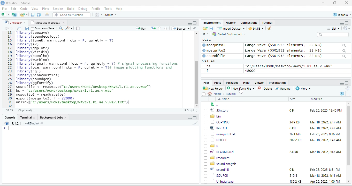 Image resolution: width=352 pixels, height=186 pixels. What do you see at coordinates (220, 151) in the screenshot?
I see `wo| READMEmd` at bounding box center [220, 151].